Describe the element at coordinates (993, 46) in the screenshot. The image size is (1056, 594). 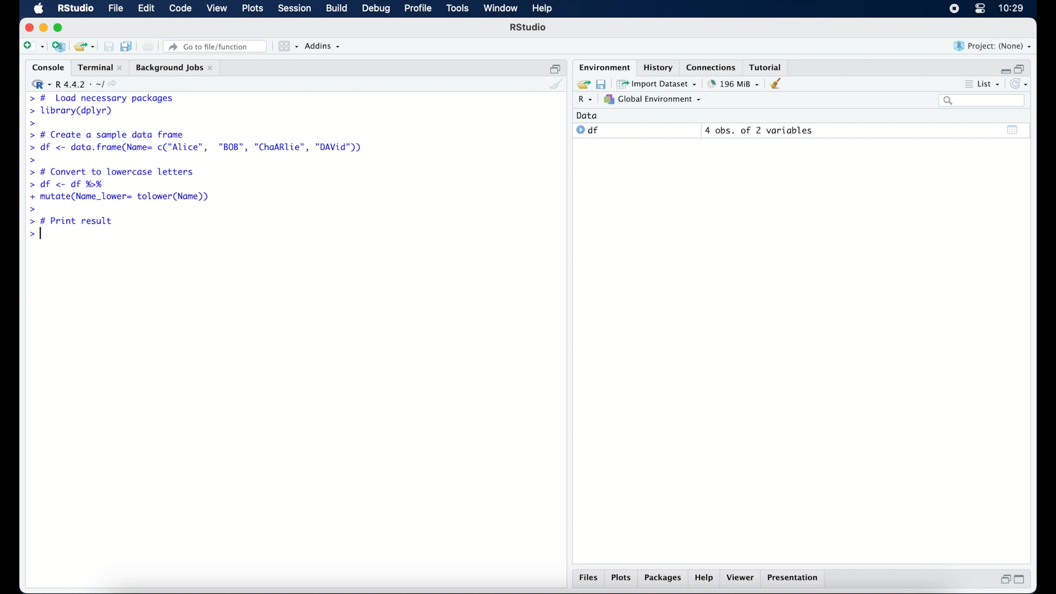
I see `project (none)` at that location.